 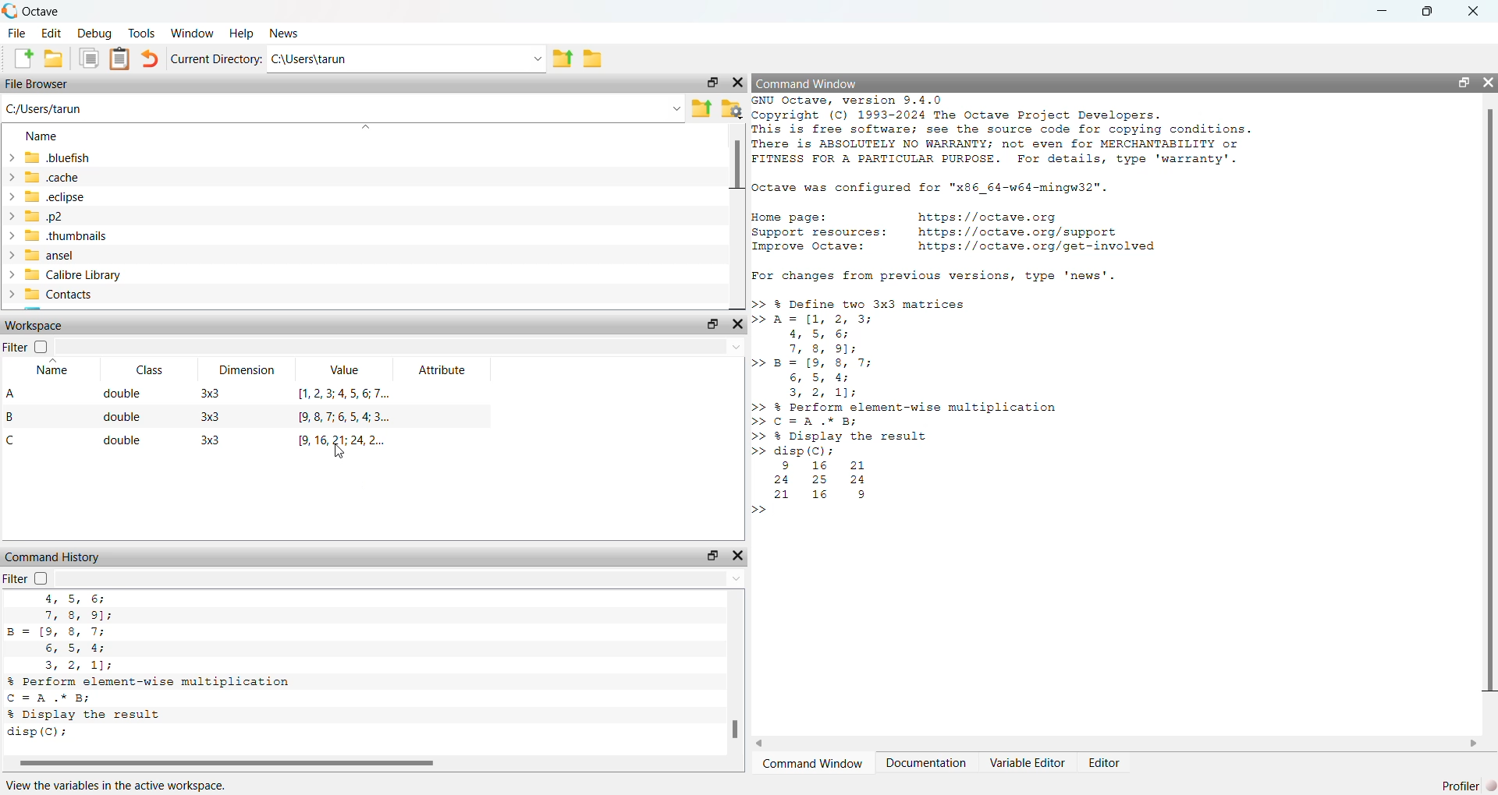 What do you see at coordinates (1006, 131) in the screenshot?
I see `GNU Octave, version 9.4.0

Copyright (C) 1993-2024 The Octave Project Developers.

This is free software; see the source code for copying conditions.
There is ABSOLUTELY NO WARRANTY; not even for MERCHANTABILITY or
FITNESS FOR A PARTICULAR PURPOSE. For details, type 'warranty'.` at bounding box center [1006, 131].